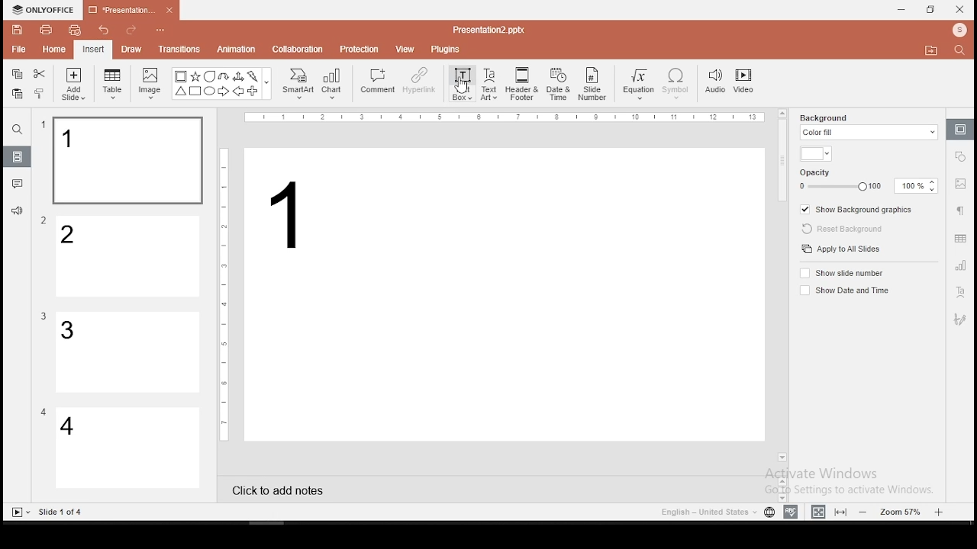 Image resolution: width=977 pixels, height=549 pixels. Describe the element at coordinates (447, 47) in the screenshot. I see `plugins` at that location.